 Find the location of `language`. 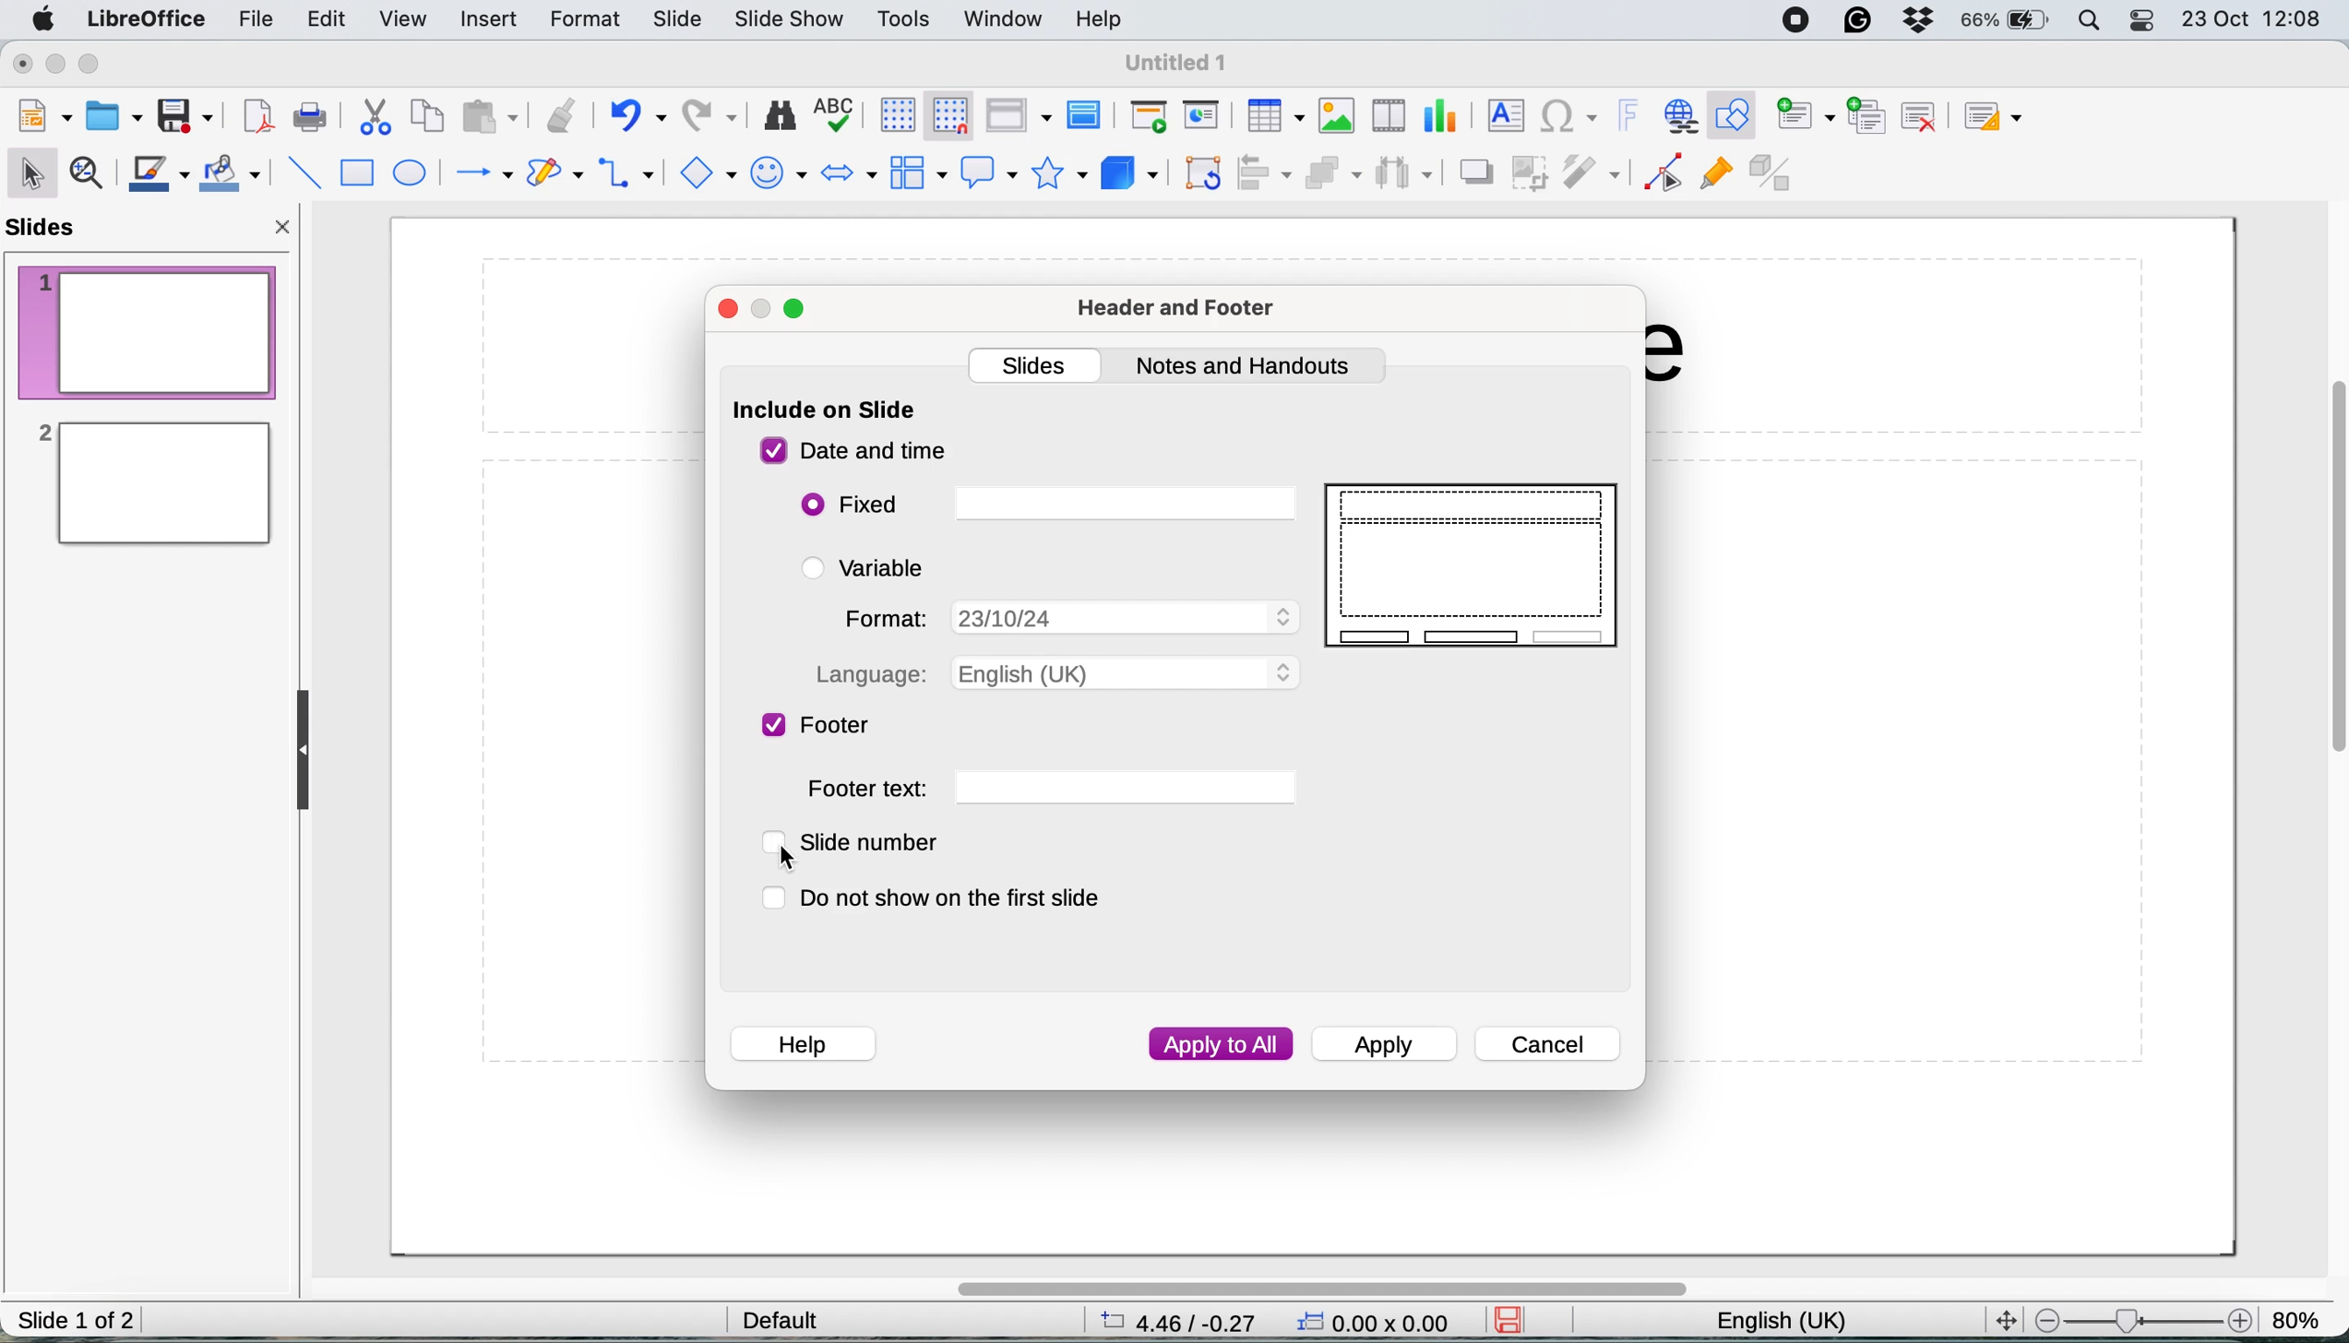

language is located at coordinates (1056, 672).